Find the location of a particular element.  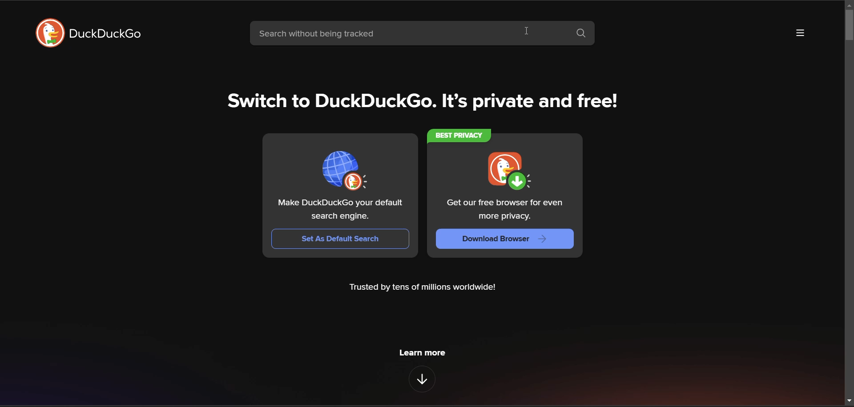

features is located at coordinates (421, 380).